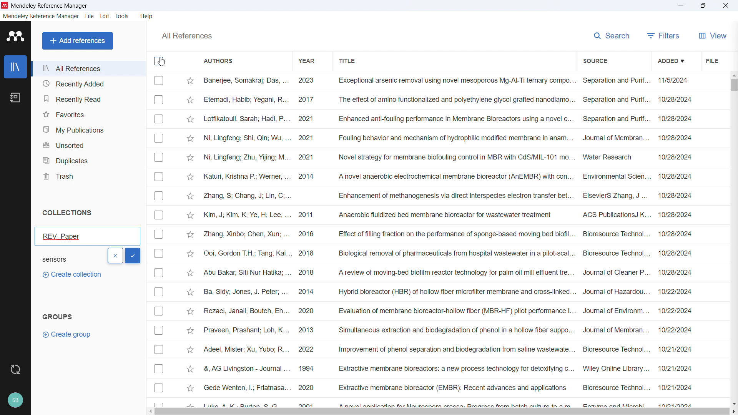 Image resolution: width=738 pixels, height=415 pixels. I want to click on Scroll left , so click(152, 412).